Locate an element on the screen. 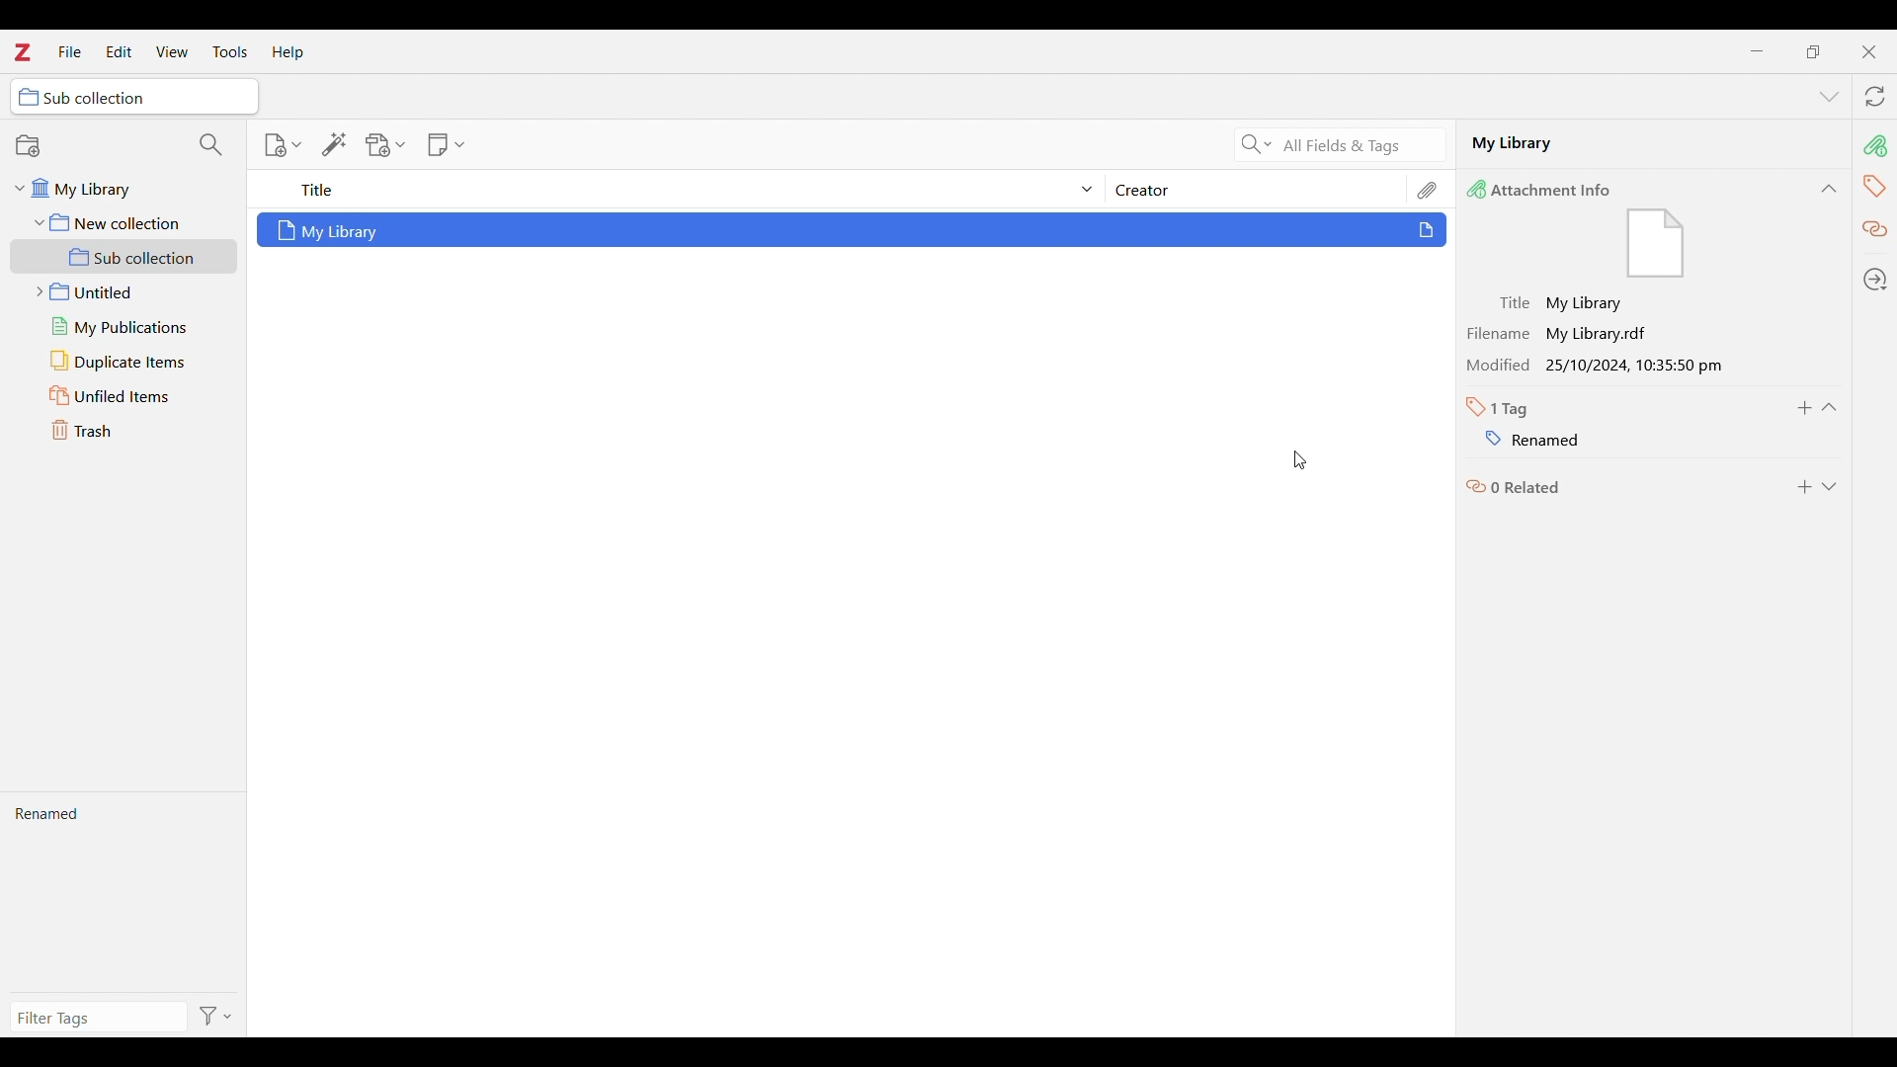  Filter options is located at coordinates (216, 1018).